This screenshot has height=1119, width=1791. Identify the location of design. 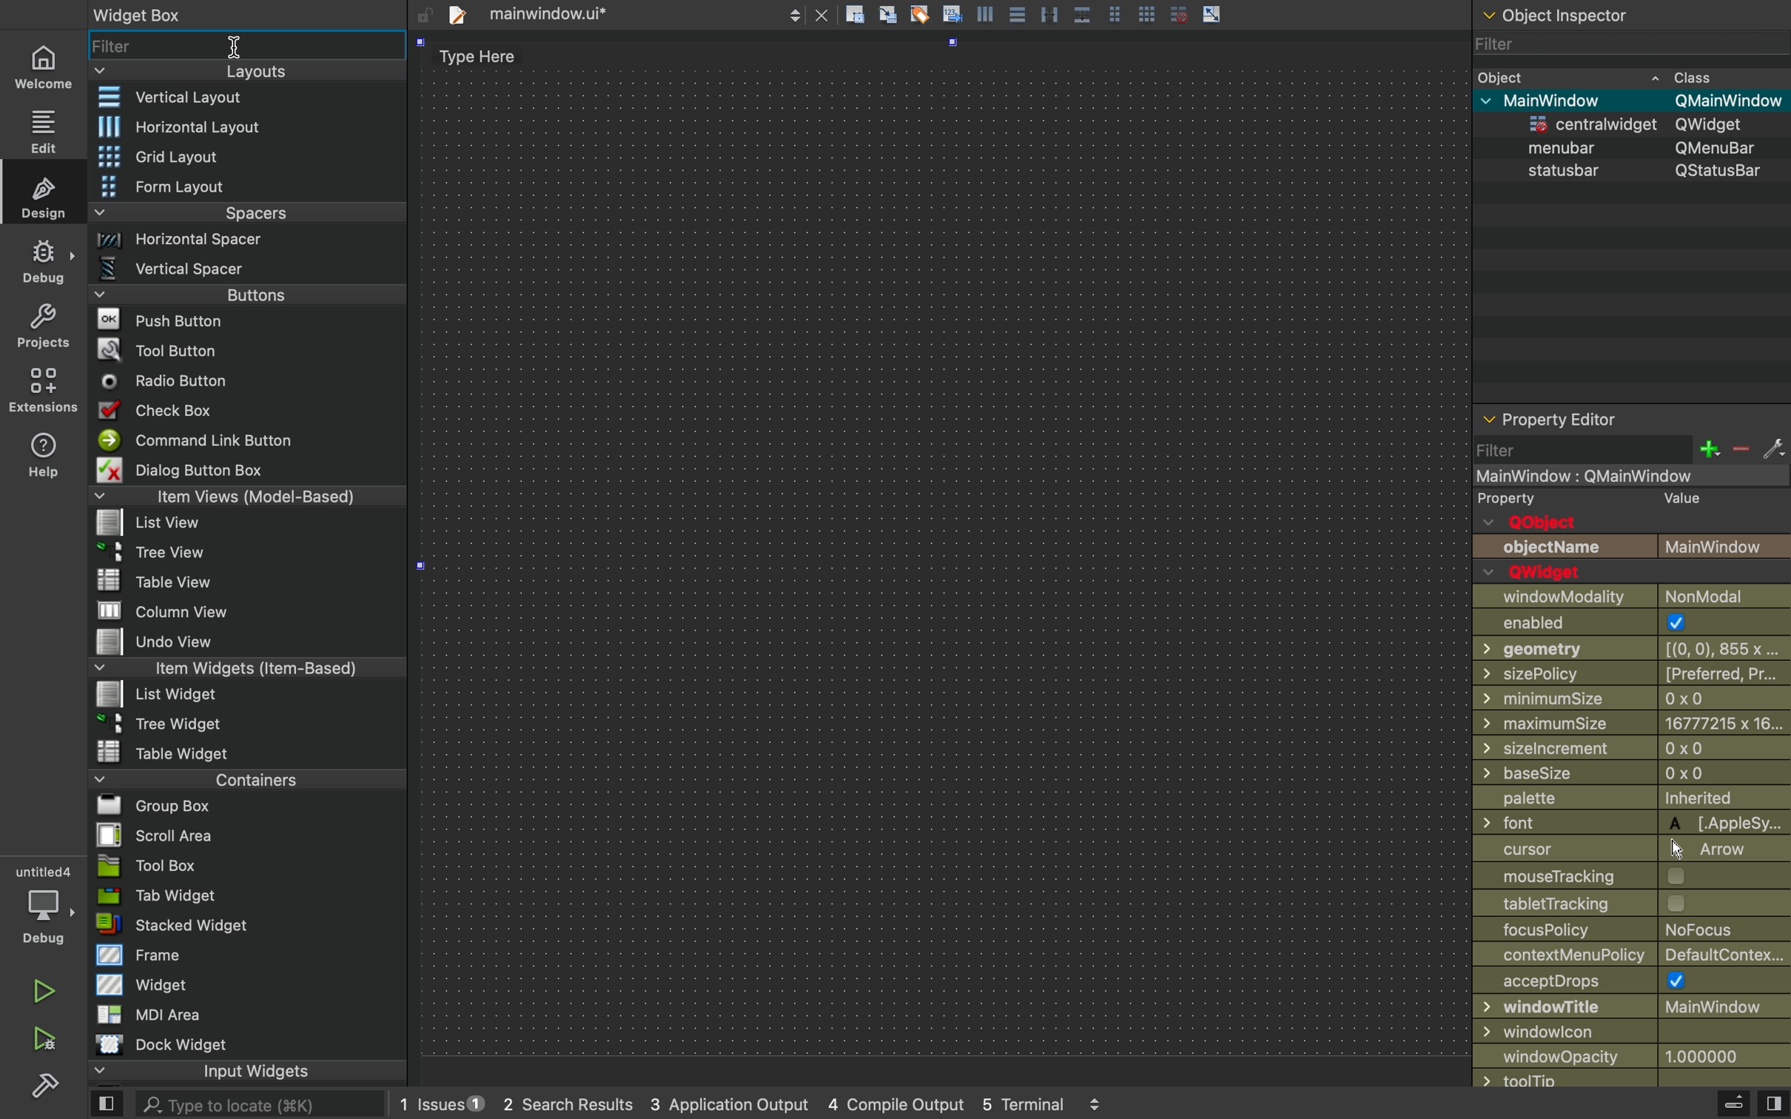
(43, 192).